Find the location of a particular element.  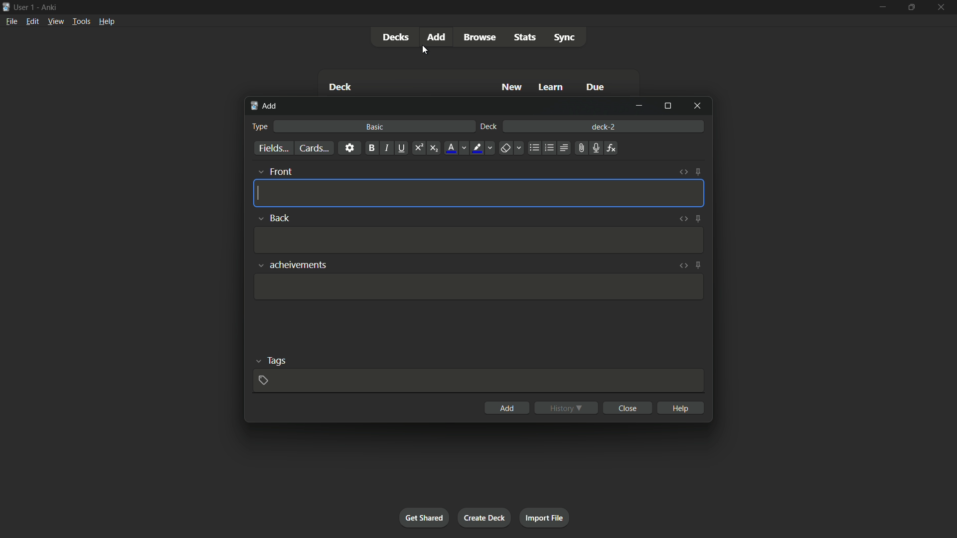

New is located at coordinates (511, 87).